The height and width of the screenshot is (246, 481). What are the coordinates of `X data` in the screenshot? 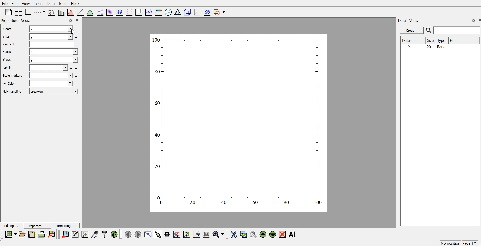 It's located at (8, 29).